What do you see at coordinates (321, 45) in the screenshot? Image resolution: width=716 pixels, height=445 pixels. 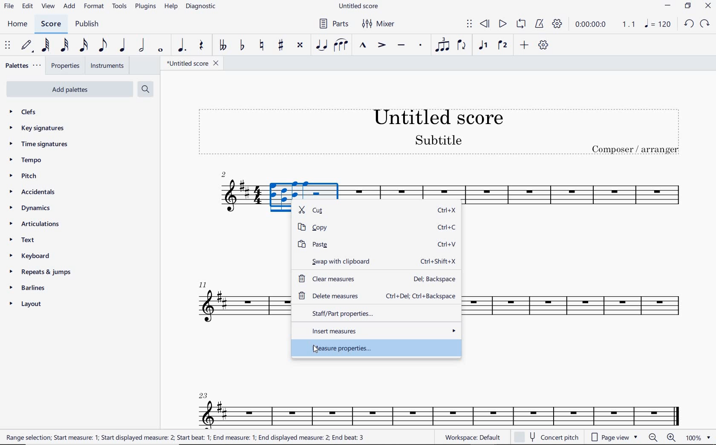 I see `TIE` at bounding box center [321, 45].